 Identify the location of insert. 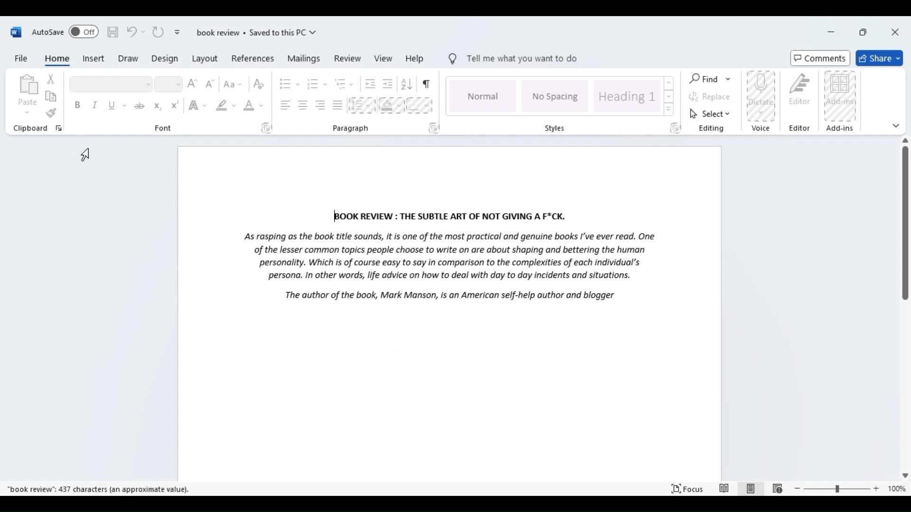
(94, 58).